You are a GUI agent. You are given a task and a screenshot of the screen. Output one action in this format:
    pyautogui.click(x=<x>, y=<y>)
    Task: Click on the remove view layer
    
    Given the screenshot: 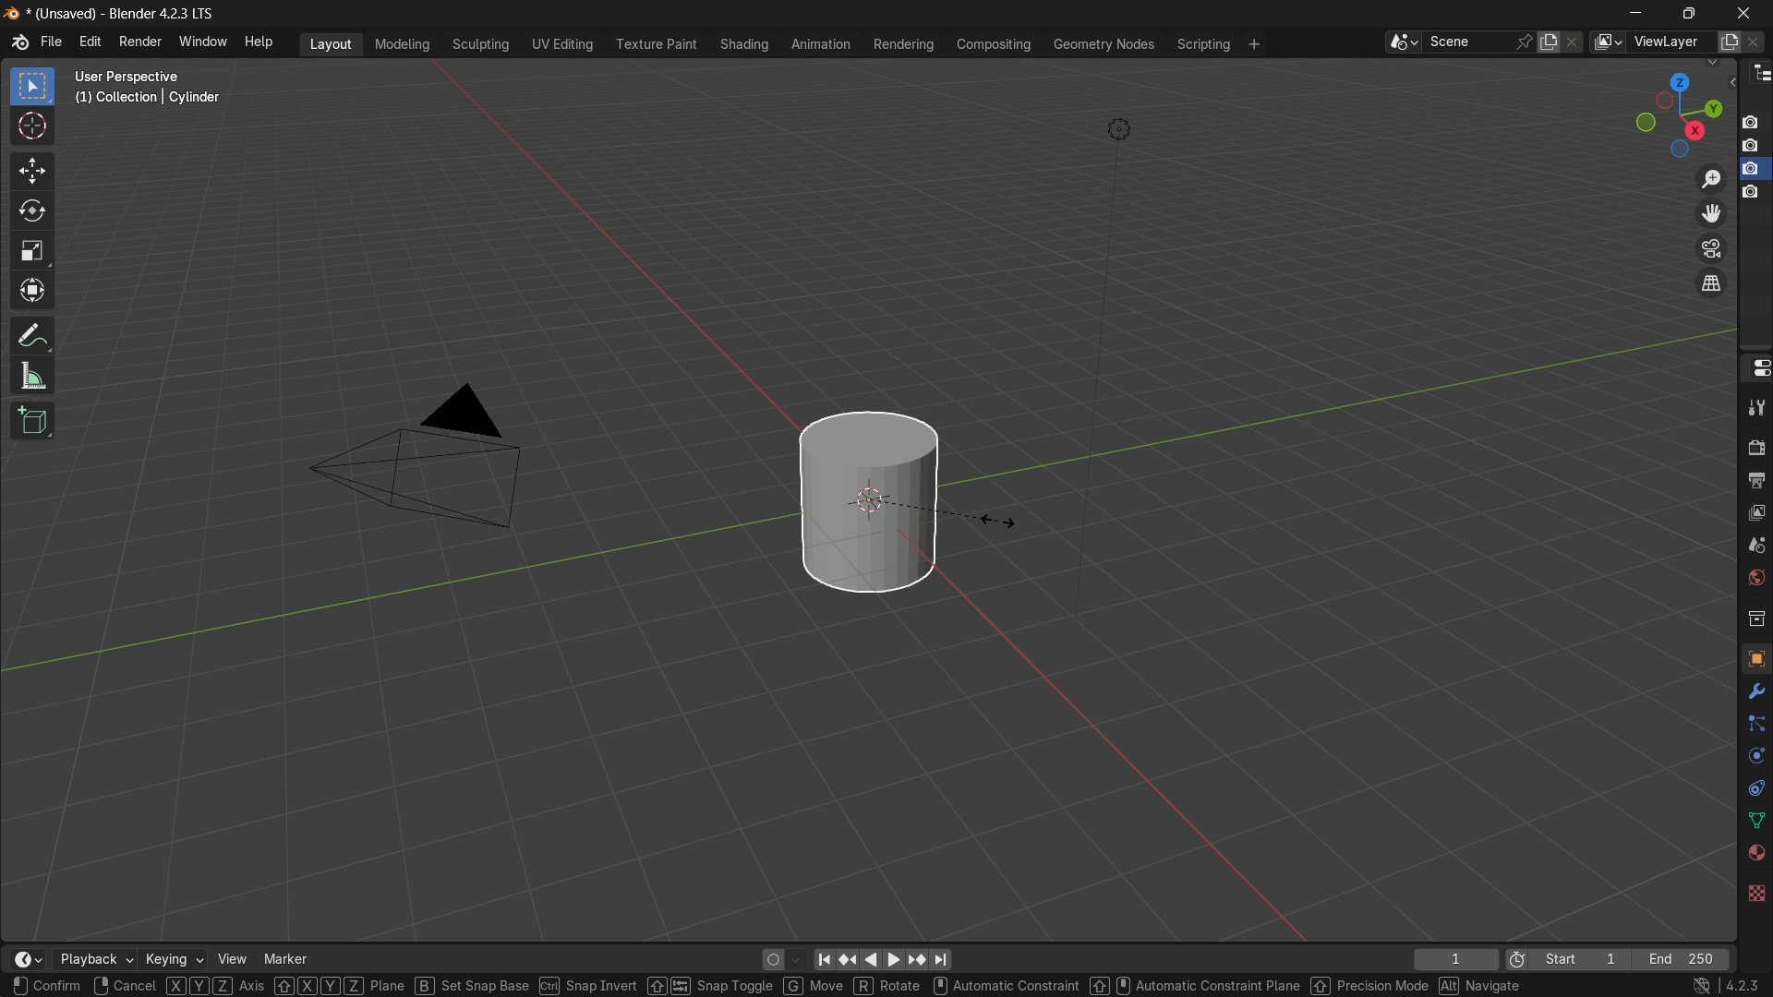 What is the action you would take?
    pyautogui.click(x=1757, y=42)
    